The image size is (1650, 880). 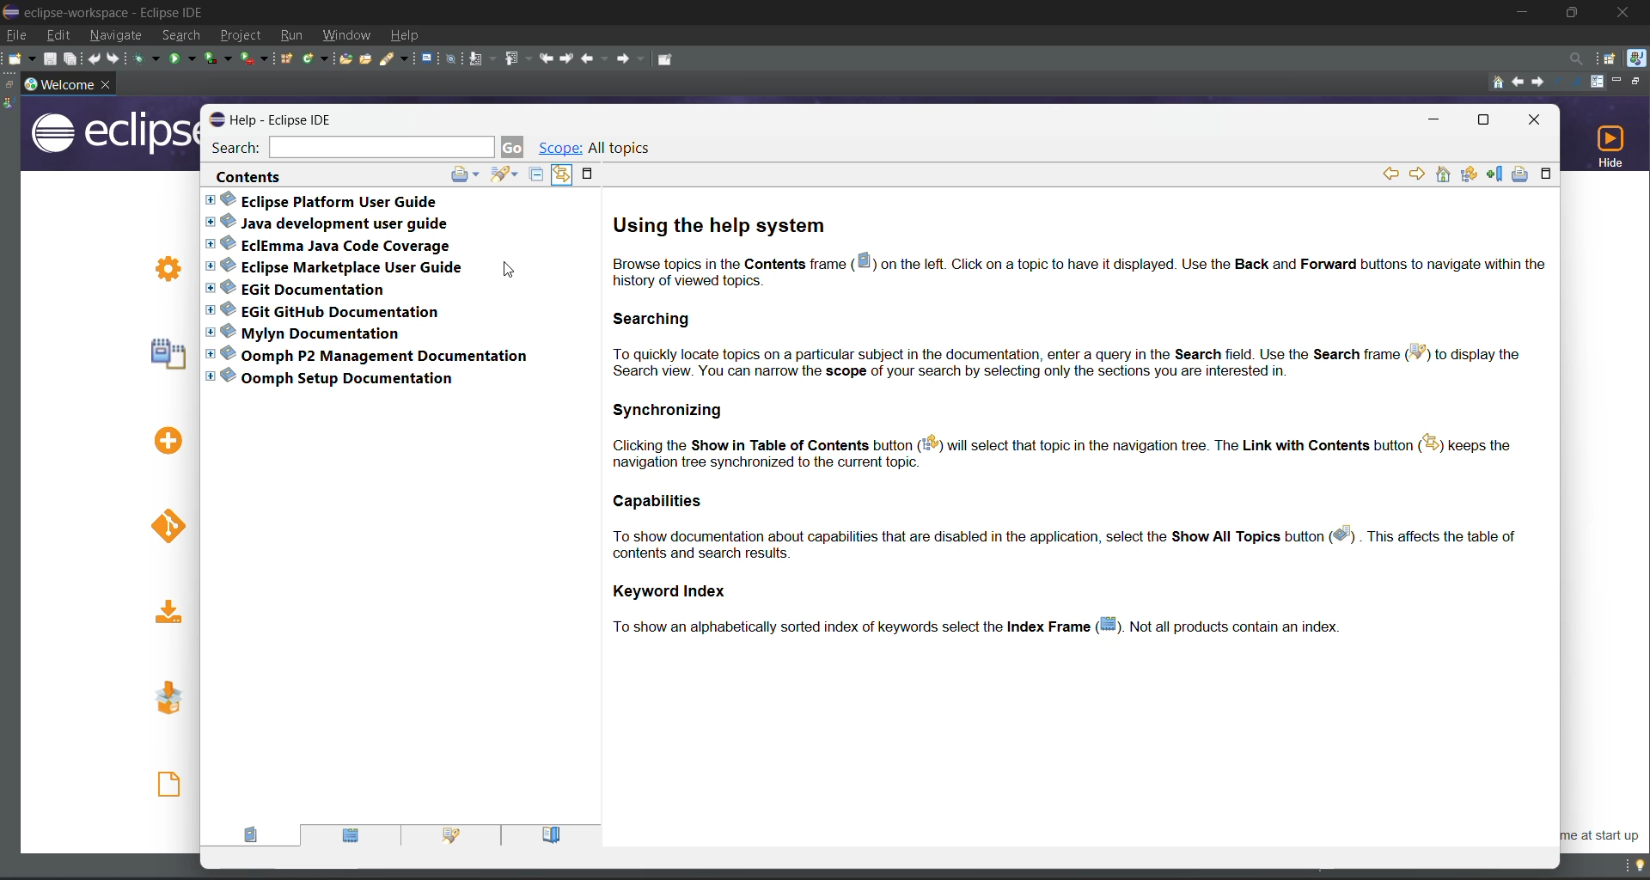 I want to click on edit, so click(x=62, y=36).